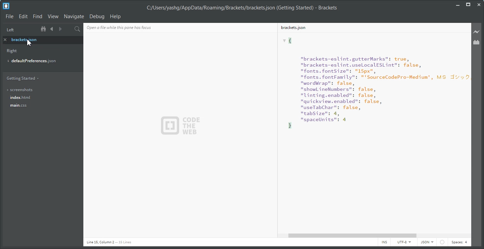 The width and height of the screenshot is (484, 249). Describe the element at coordinates (427, 243) in the screenshot. I see `HTML` at that location.